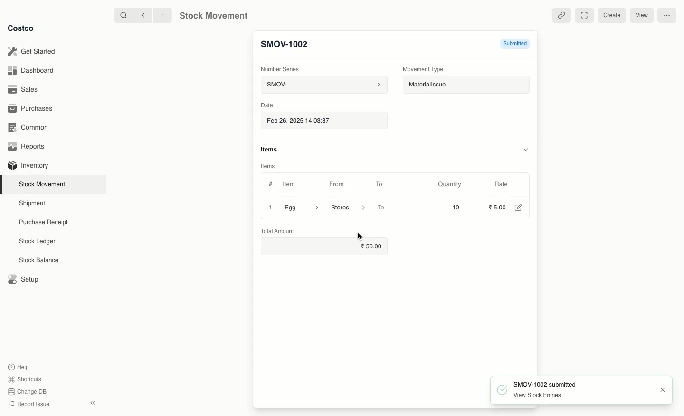 This screenshot has height=416, width=684. Describe the element at coordinates (281, 231) in the screenshot. I see `Total Amount` at that location.